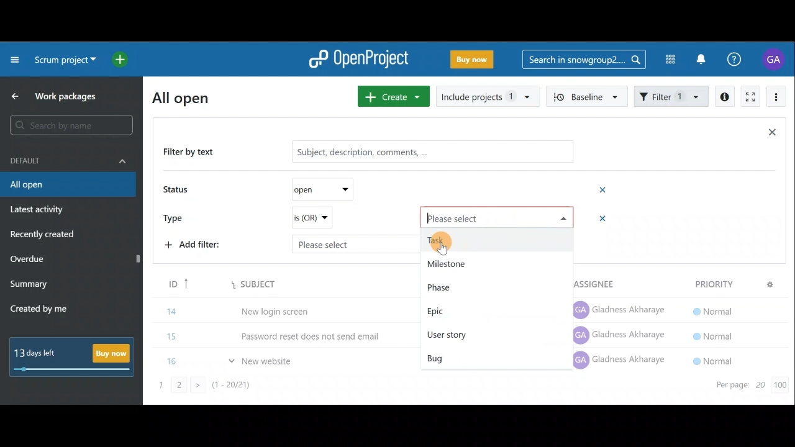 The image size is (795, 447). What do you see at coordinates (598, 219) in the screenshot?
I see `Remove` at bounding box center [598, 219].